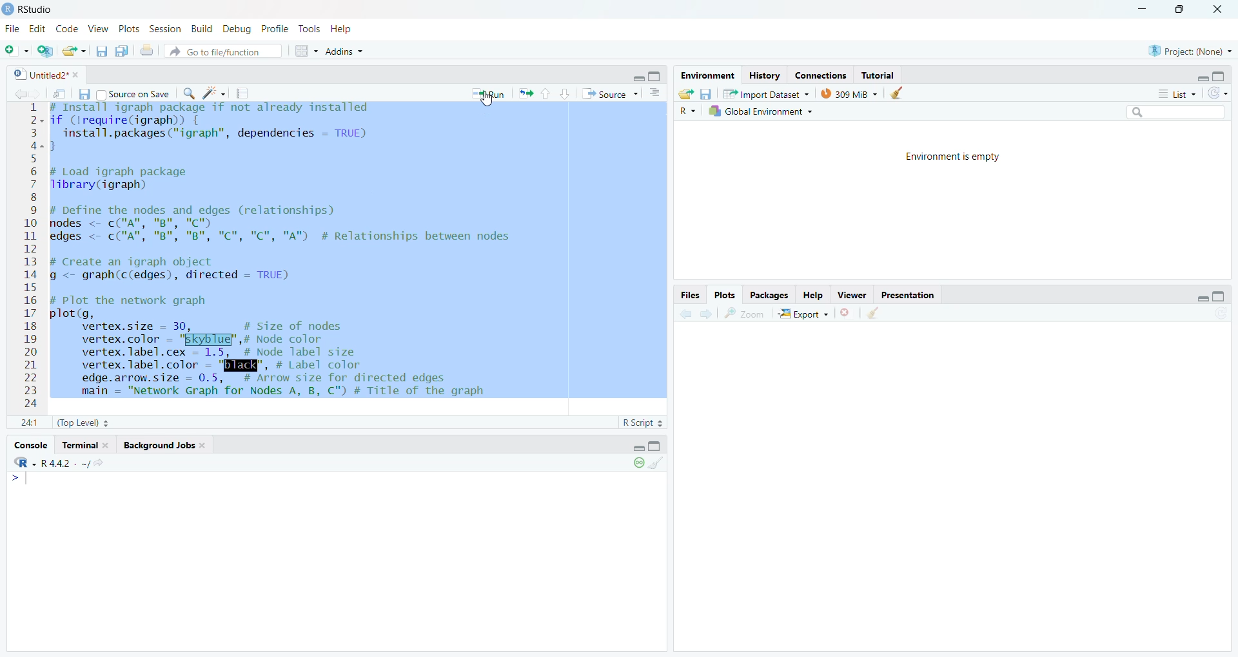  Describe the element at coordinates (853, 295) in the screenshot. I see `Viewer` at that location.